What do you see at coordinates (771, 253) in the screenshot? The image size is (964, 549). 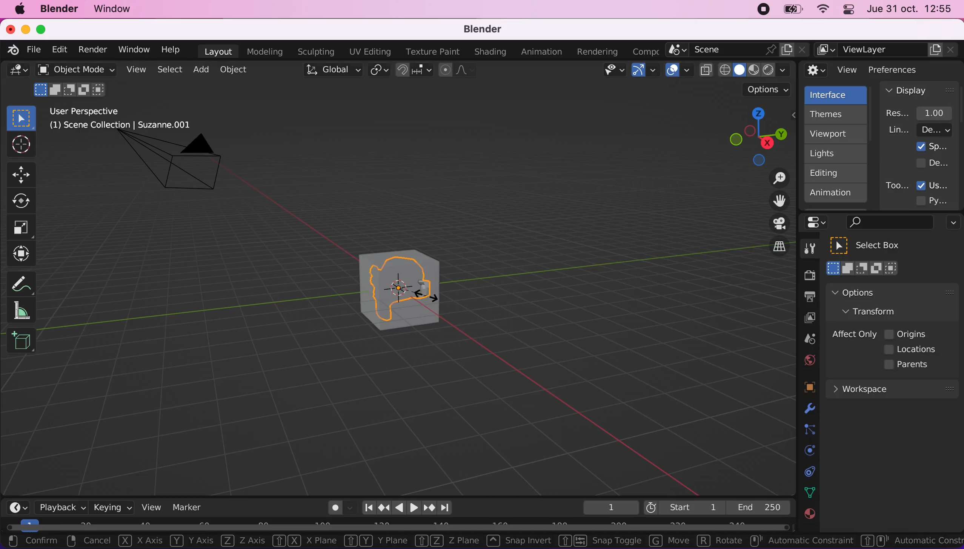 I see `switch the current view` at bounding box center [771, 253].